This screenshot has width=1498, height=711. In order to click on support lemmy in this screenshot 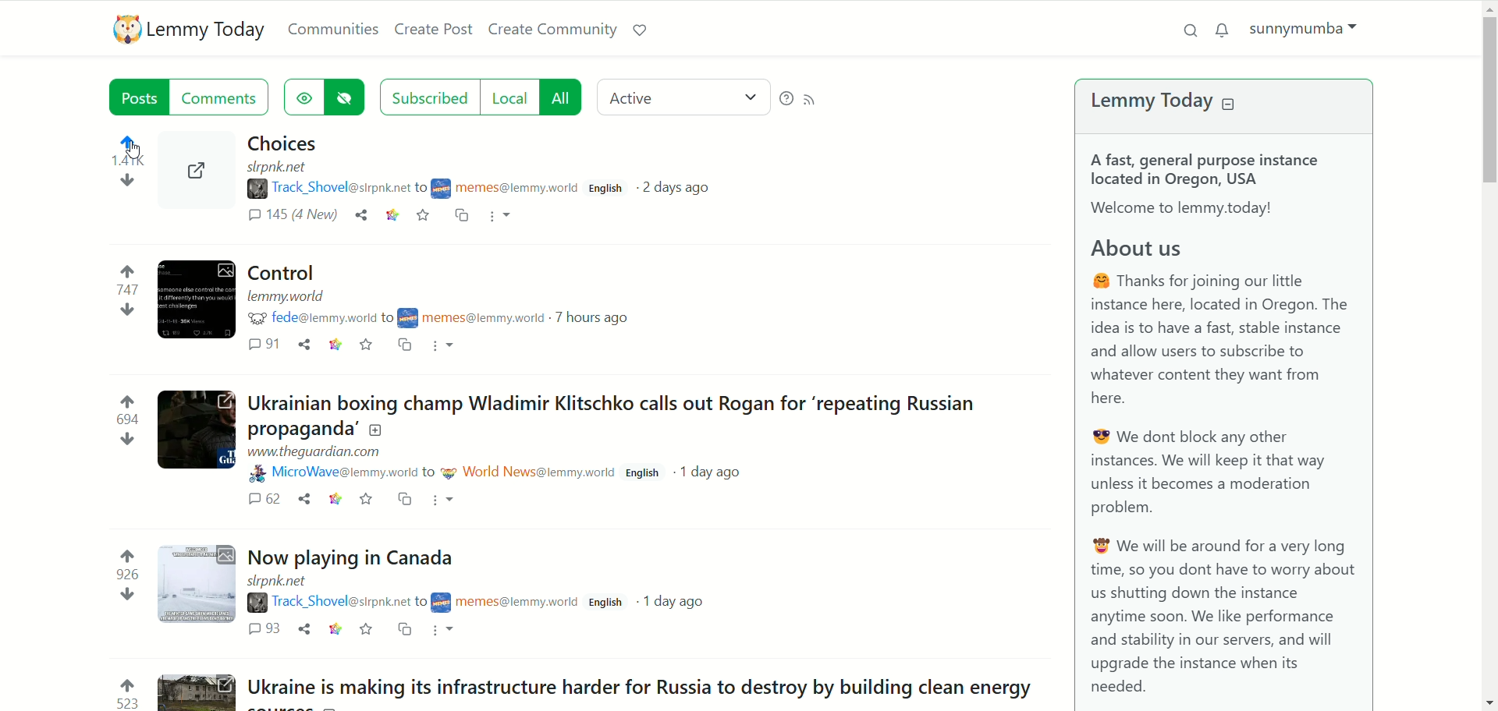, I will do `click(639, 33)`.